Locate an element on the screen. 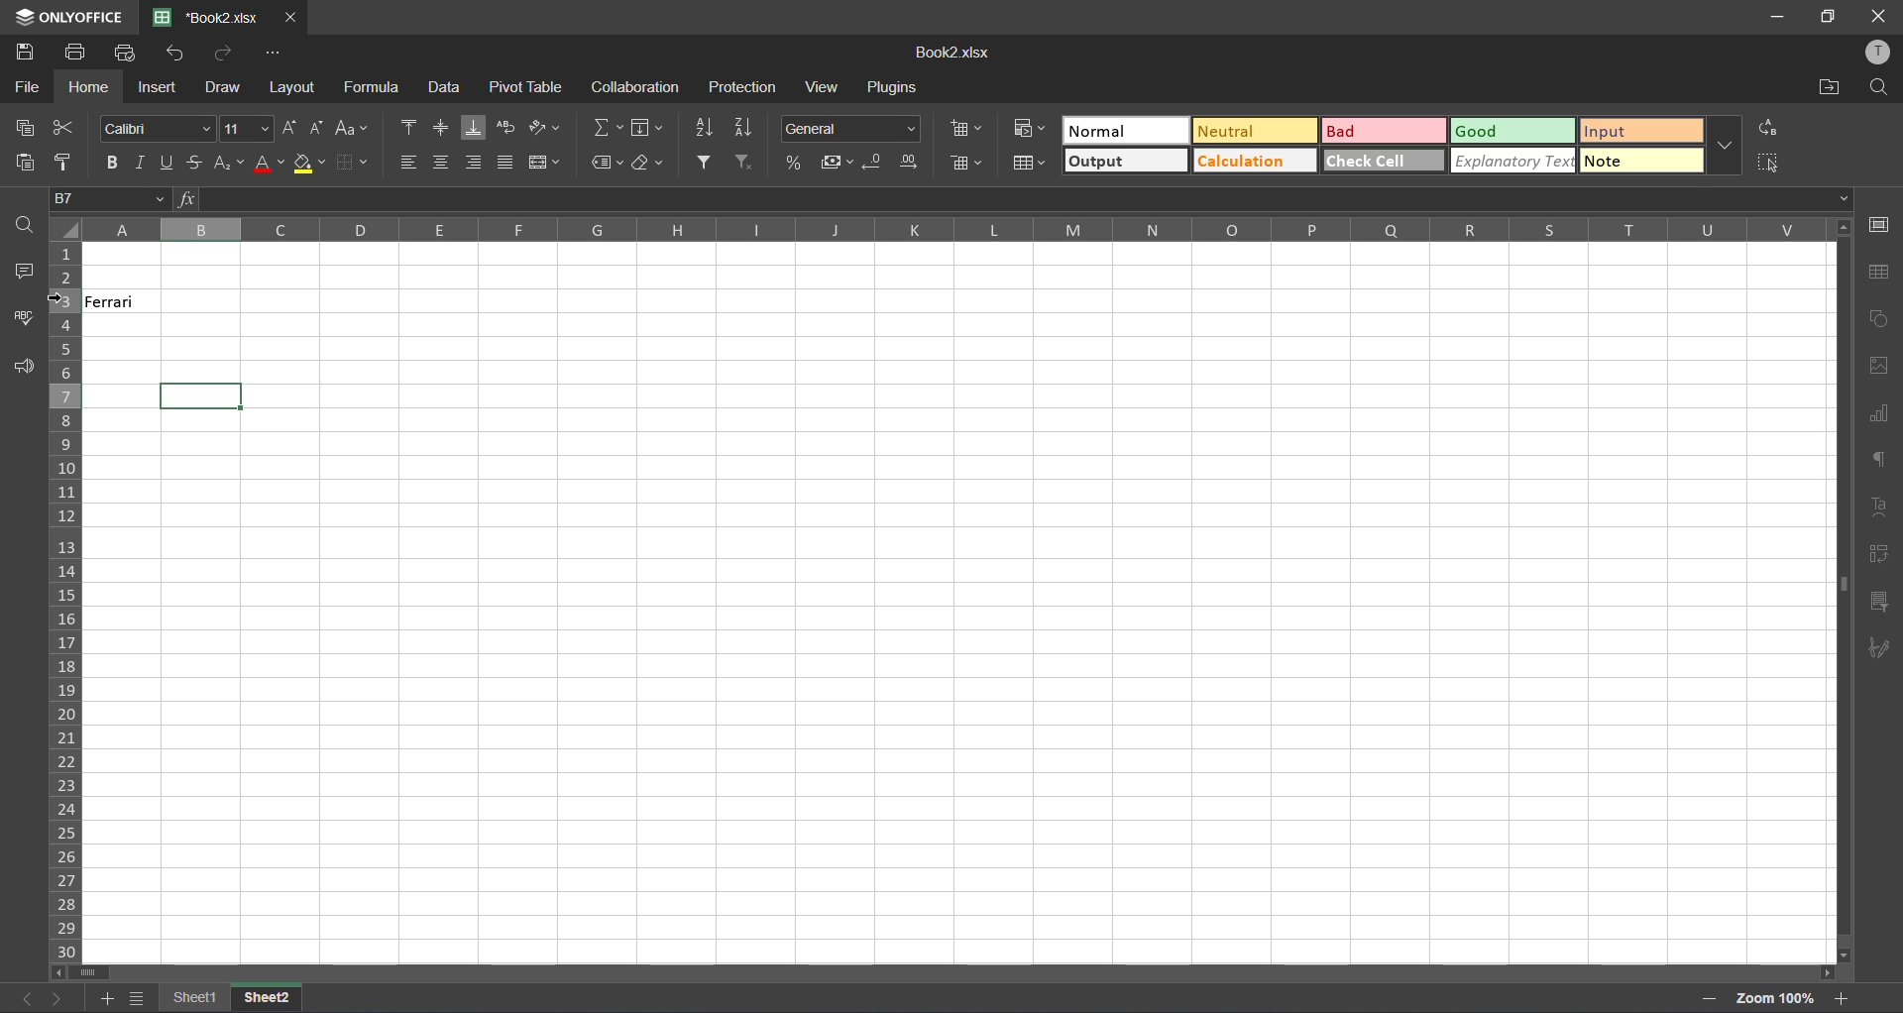  next is located at coordinates (58, 998).